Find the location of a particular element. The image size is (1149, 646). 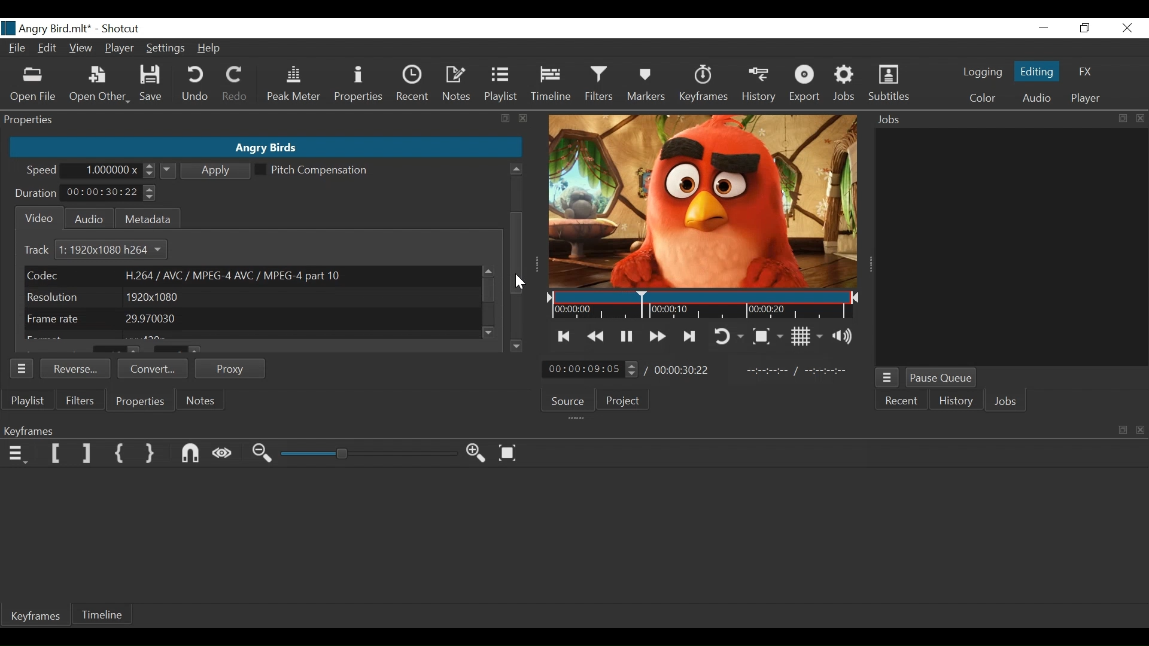

Vertical Scroll bar is located at coordinates (490, 291).